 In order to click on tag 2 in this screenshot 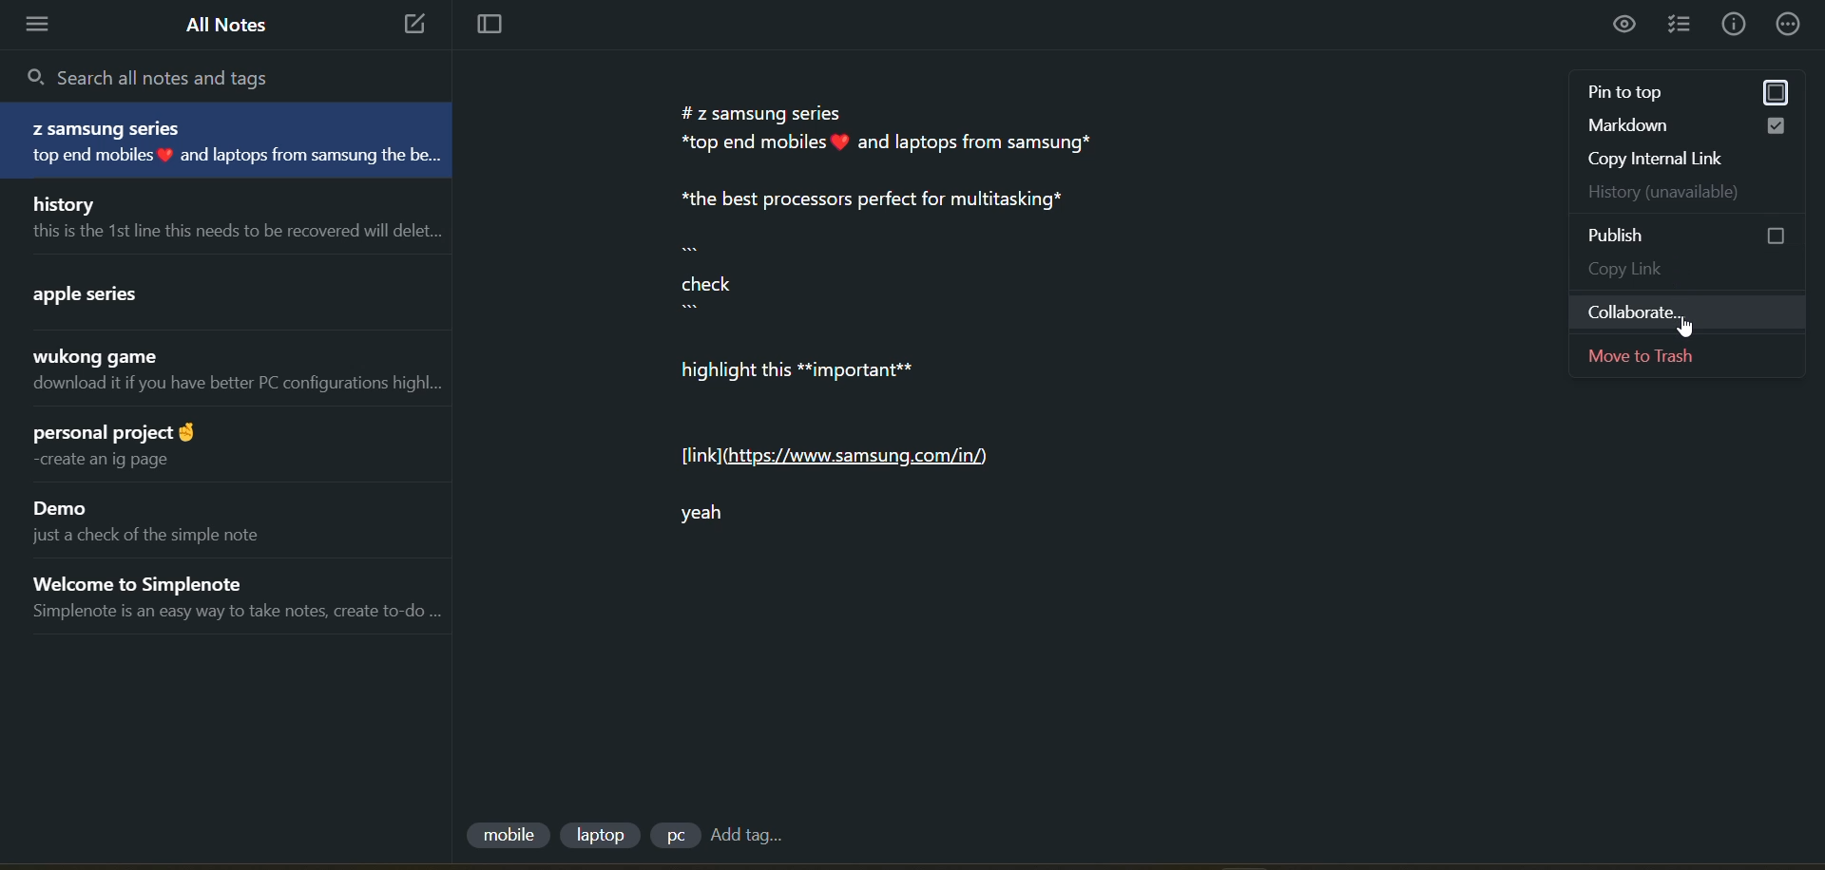, I will do `click(605, 835)`.